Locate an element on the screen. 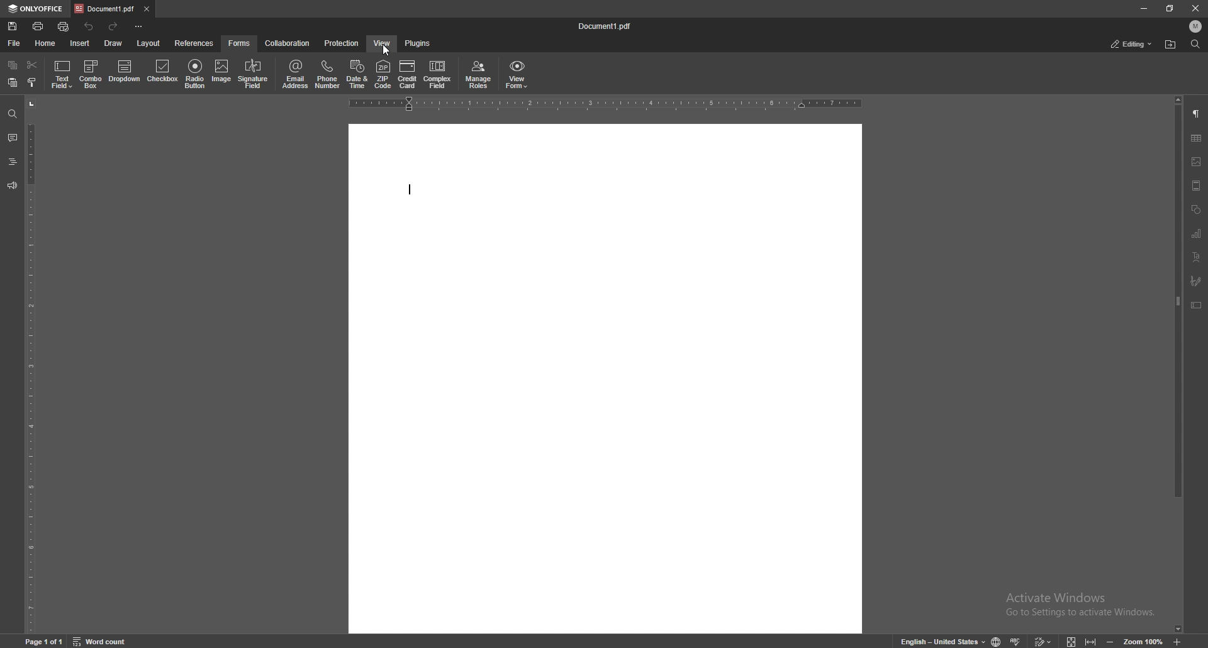 The image size is (1208, 648). zoom in is located at coordinates (1183, 641).